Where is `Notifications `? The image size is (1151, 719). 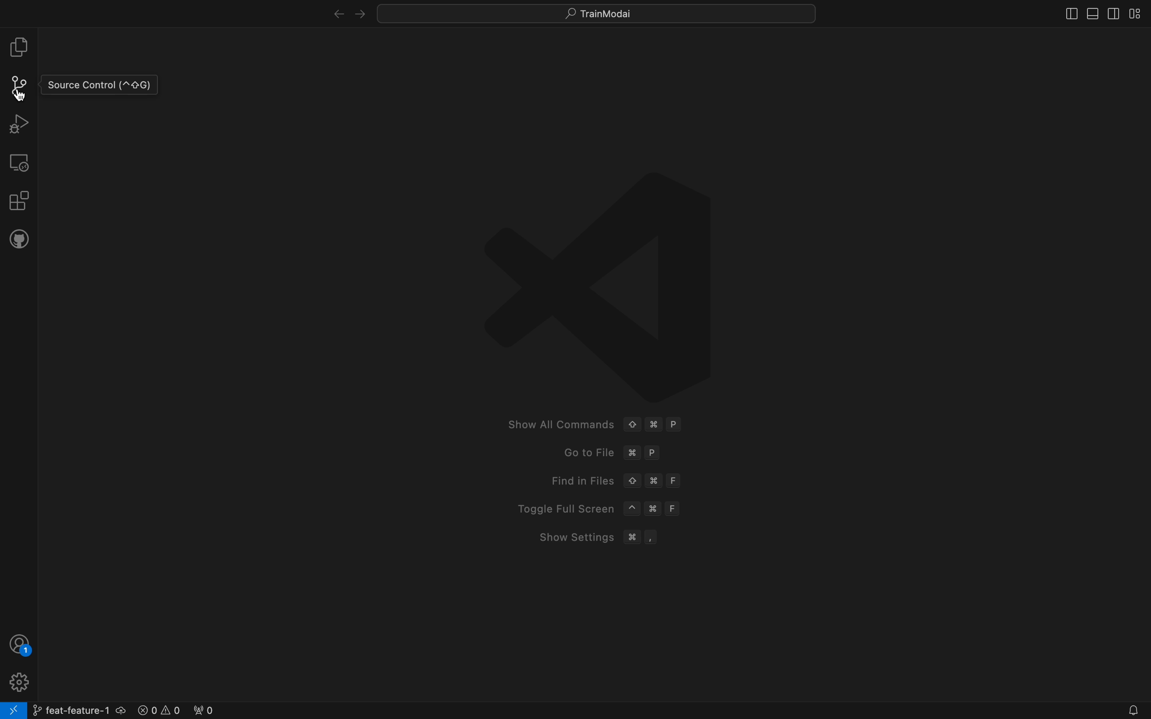 Notifications  is located at coordinates (1131, 711).